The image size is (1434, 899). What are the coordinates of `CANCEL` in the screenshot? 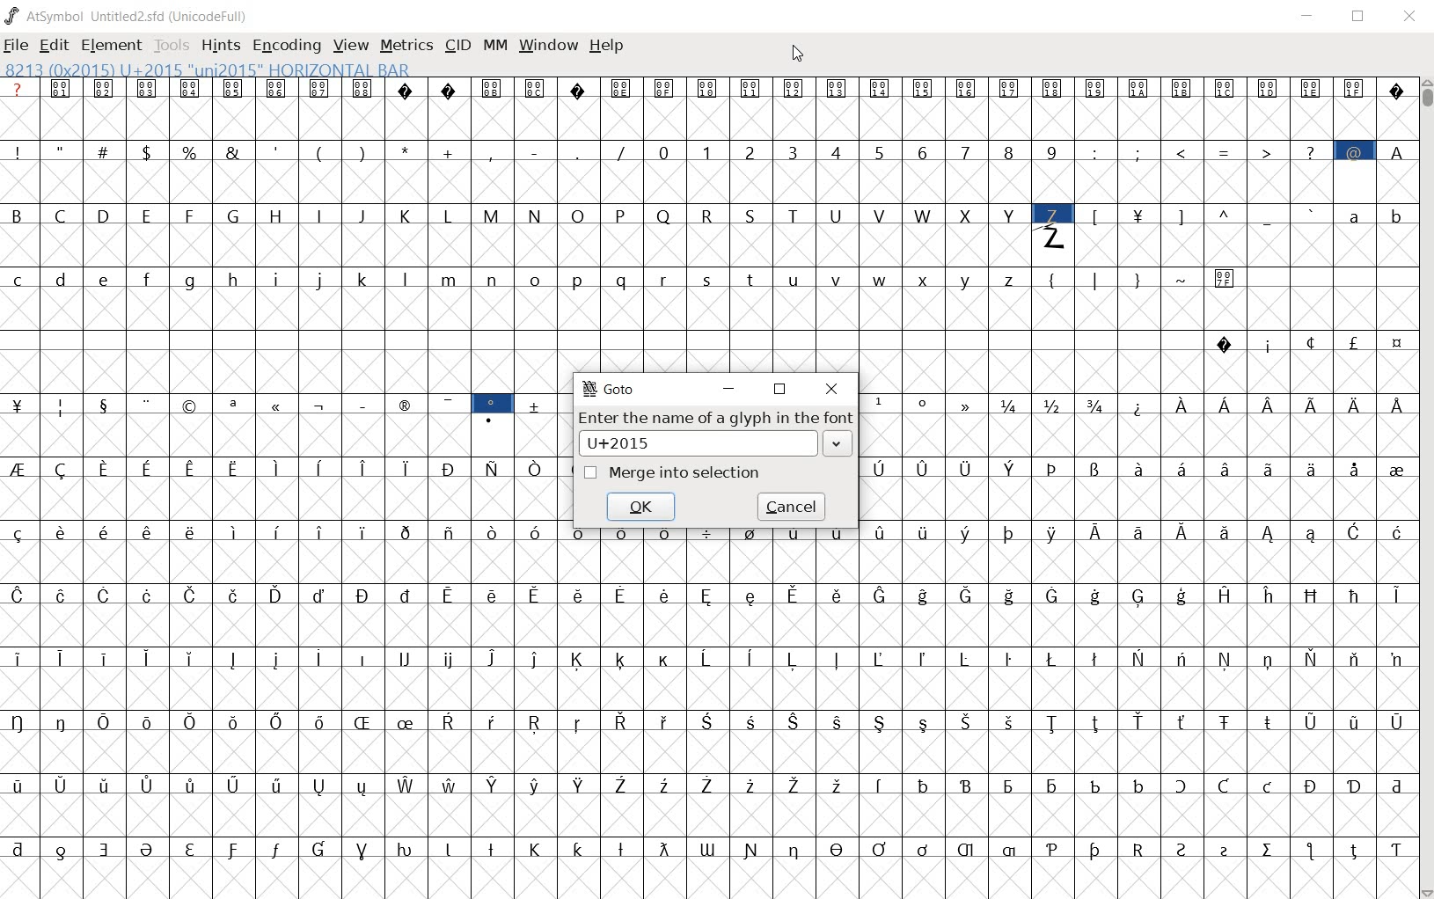 It's located at (794, 506).